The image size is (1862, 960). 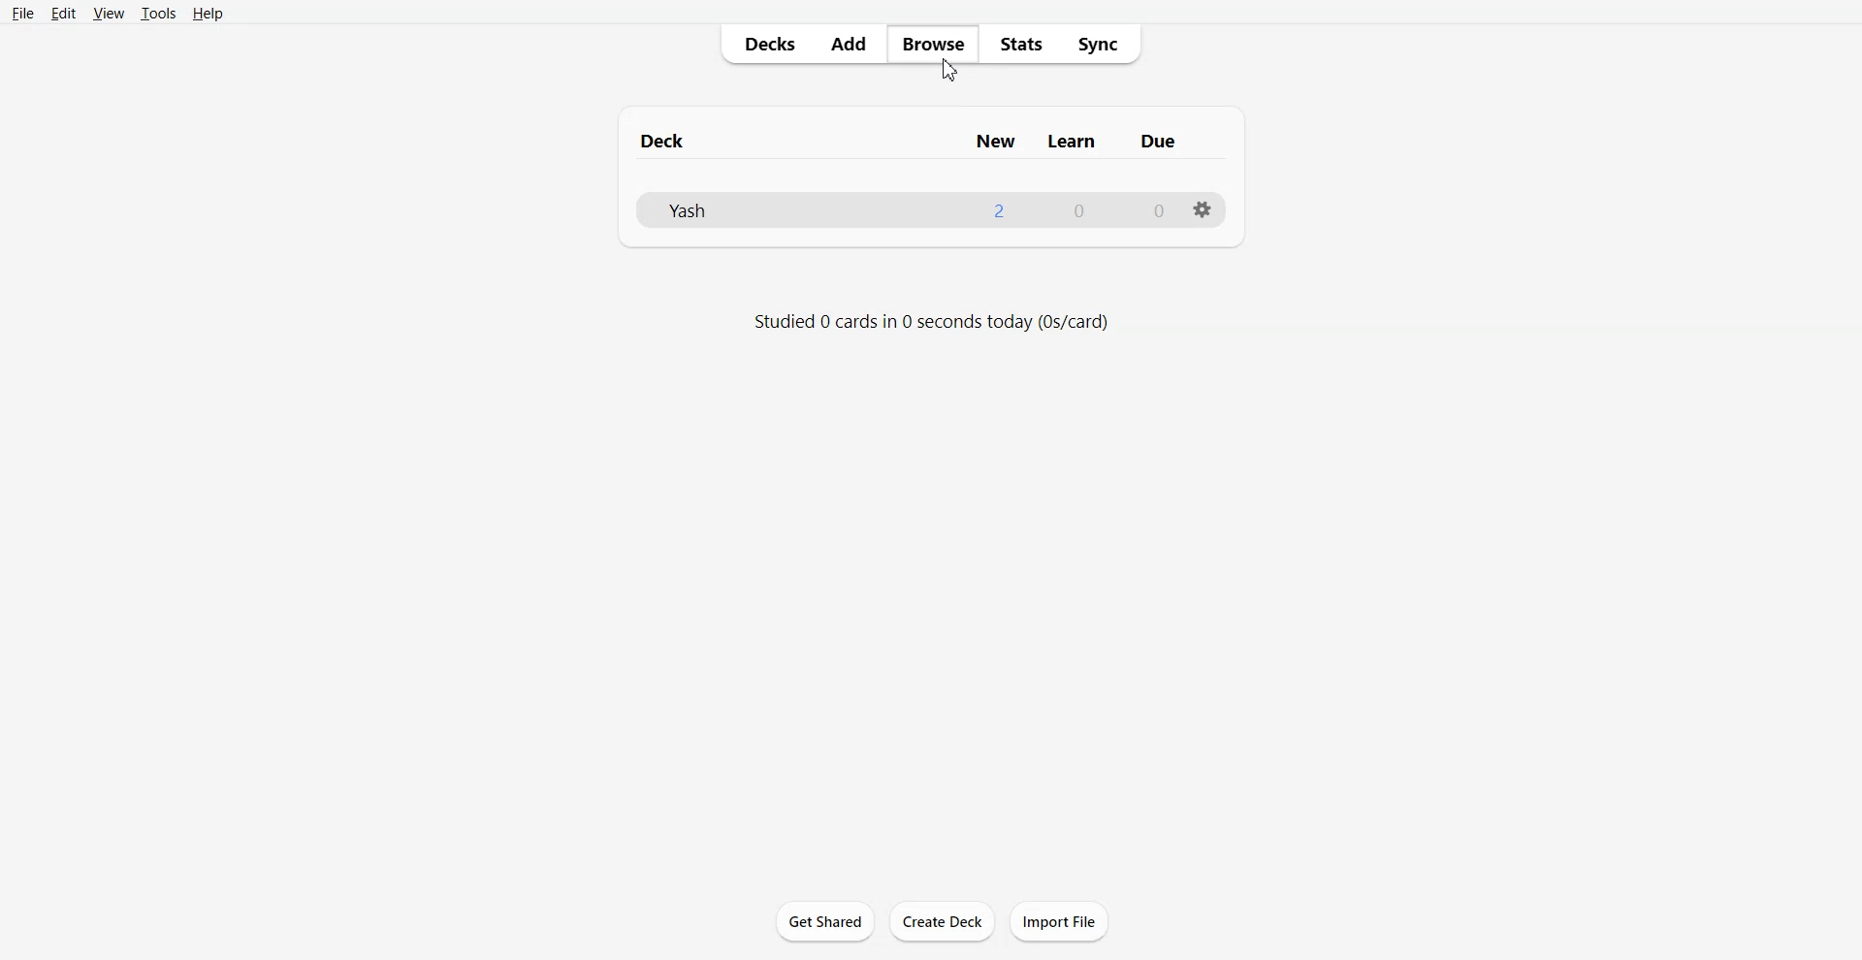 What do you see at coordinates (209, 15) in the screenshot?
I see `Help` at bounding box center [209, 15].